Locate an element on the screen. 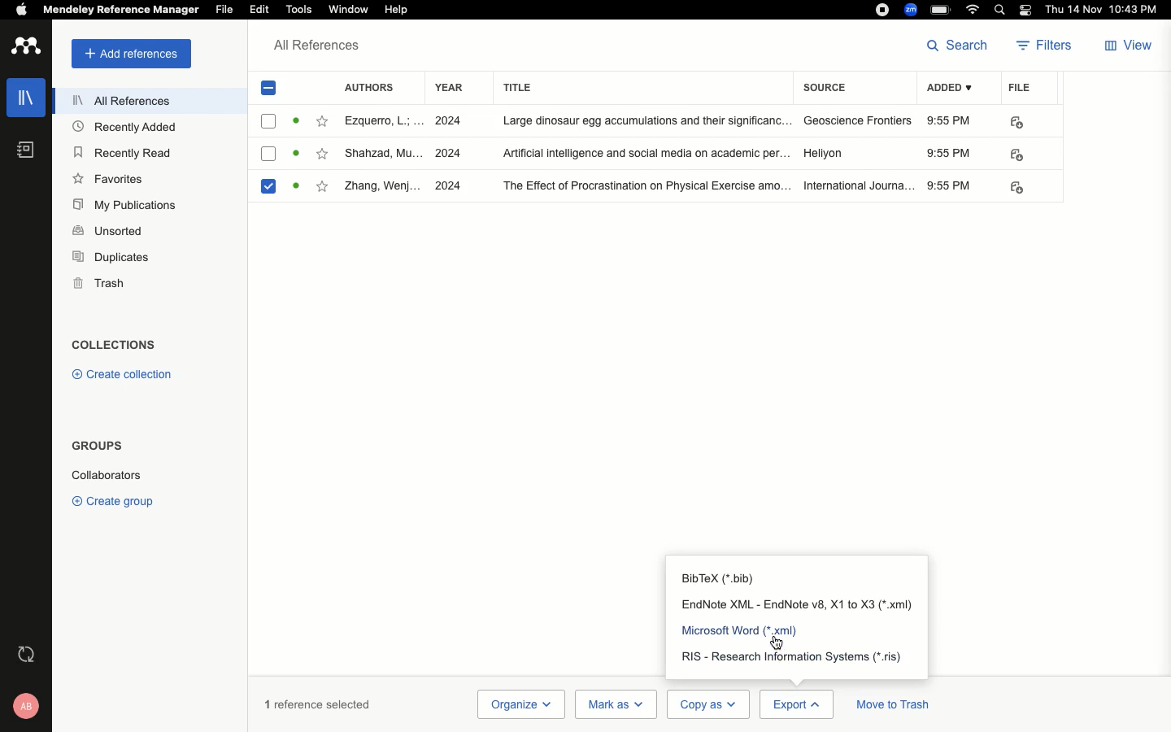 The height and width of the screenshot is (732, 1171). Internet is located at coordinates (973, 10).